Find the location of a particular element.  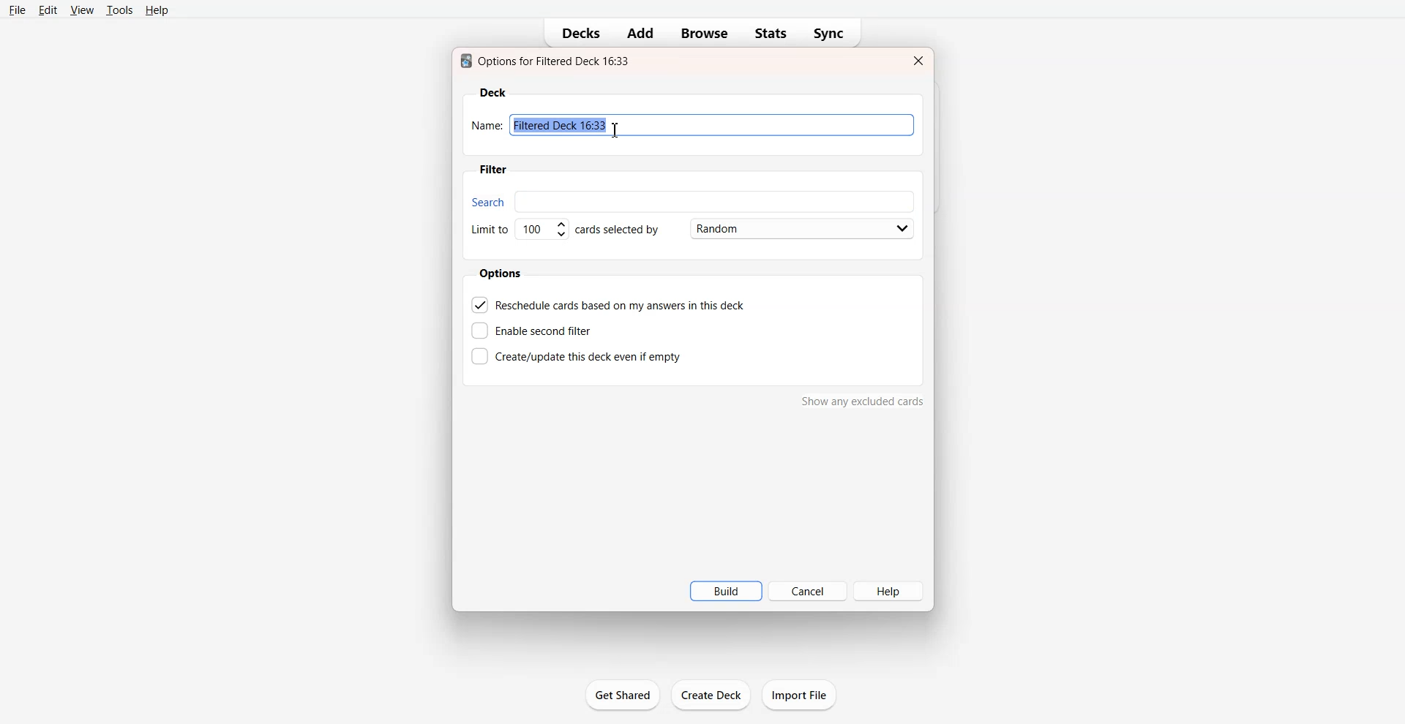

File is located at coordinates (18, 10).